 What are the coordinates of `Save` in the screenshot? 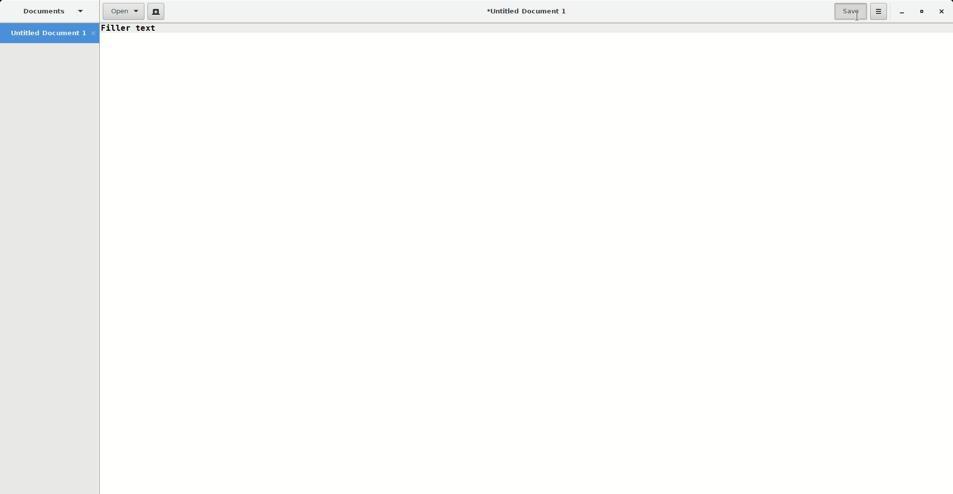 It's located at (851, 12).